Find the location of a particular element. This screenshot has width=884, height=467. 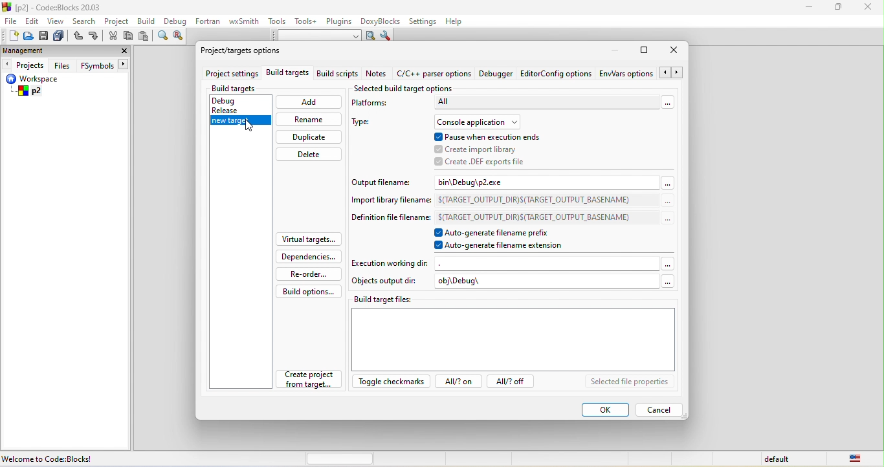

horizontal scroll bar is located at coordinates (340, 459).